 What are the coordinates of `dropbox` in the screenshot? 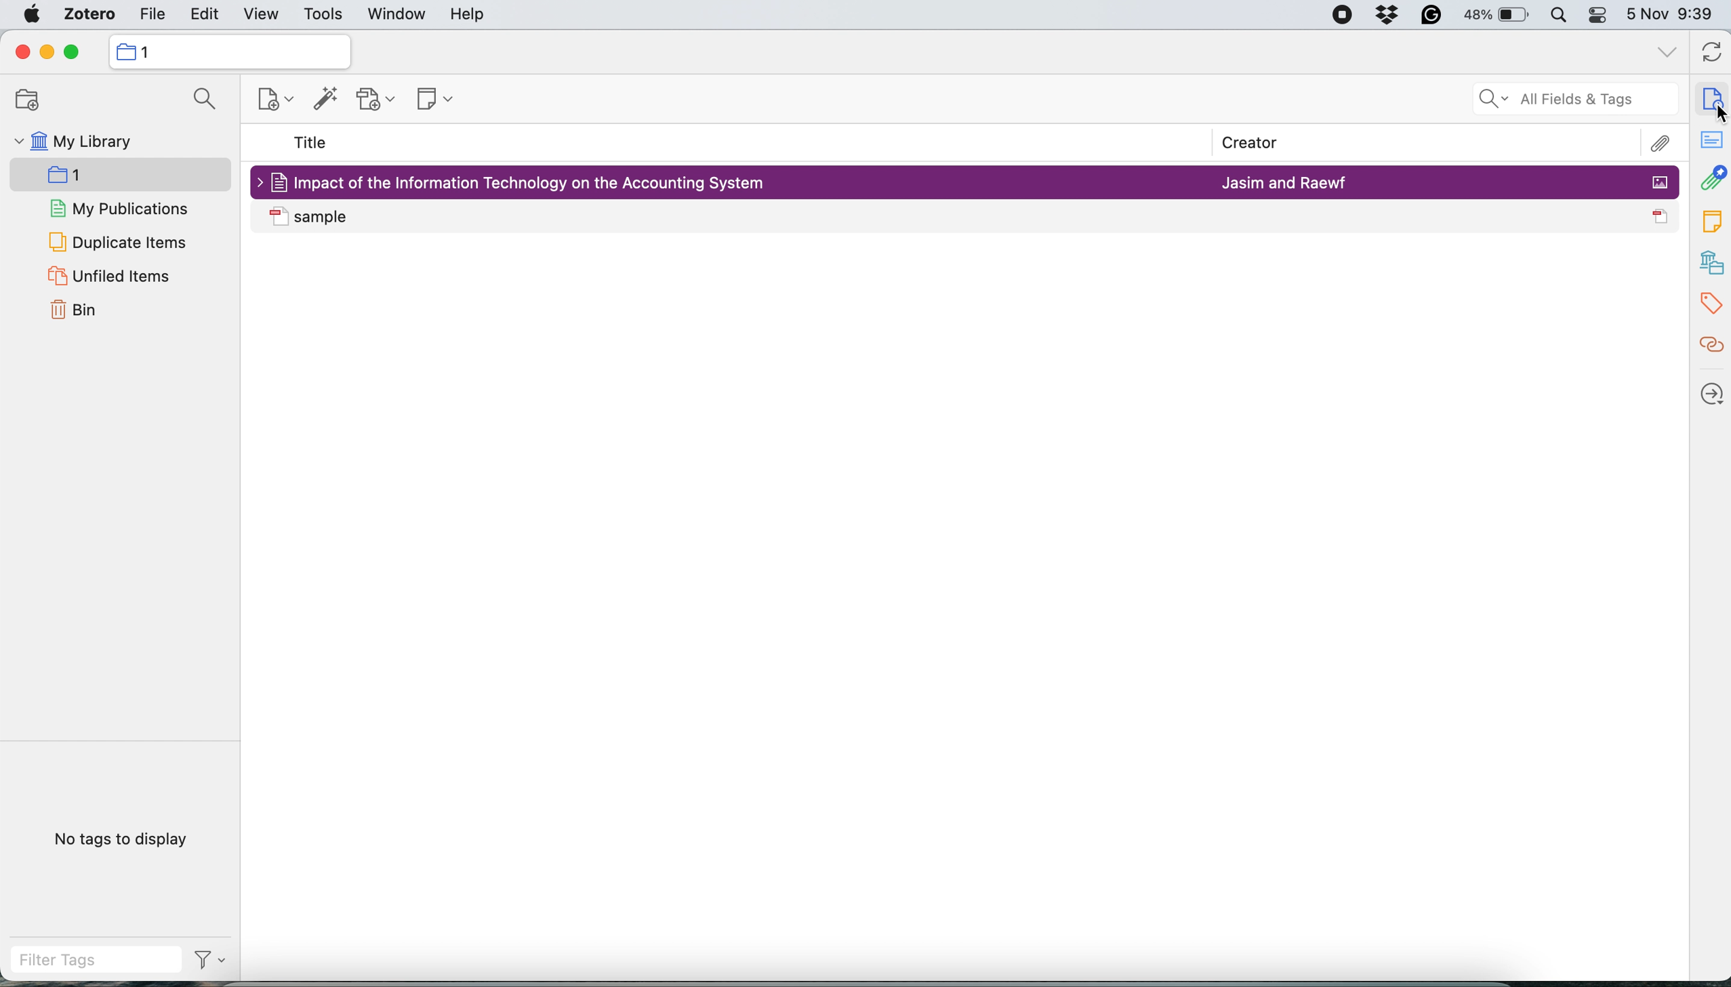 It's located at (1385, 14).